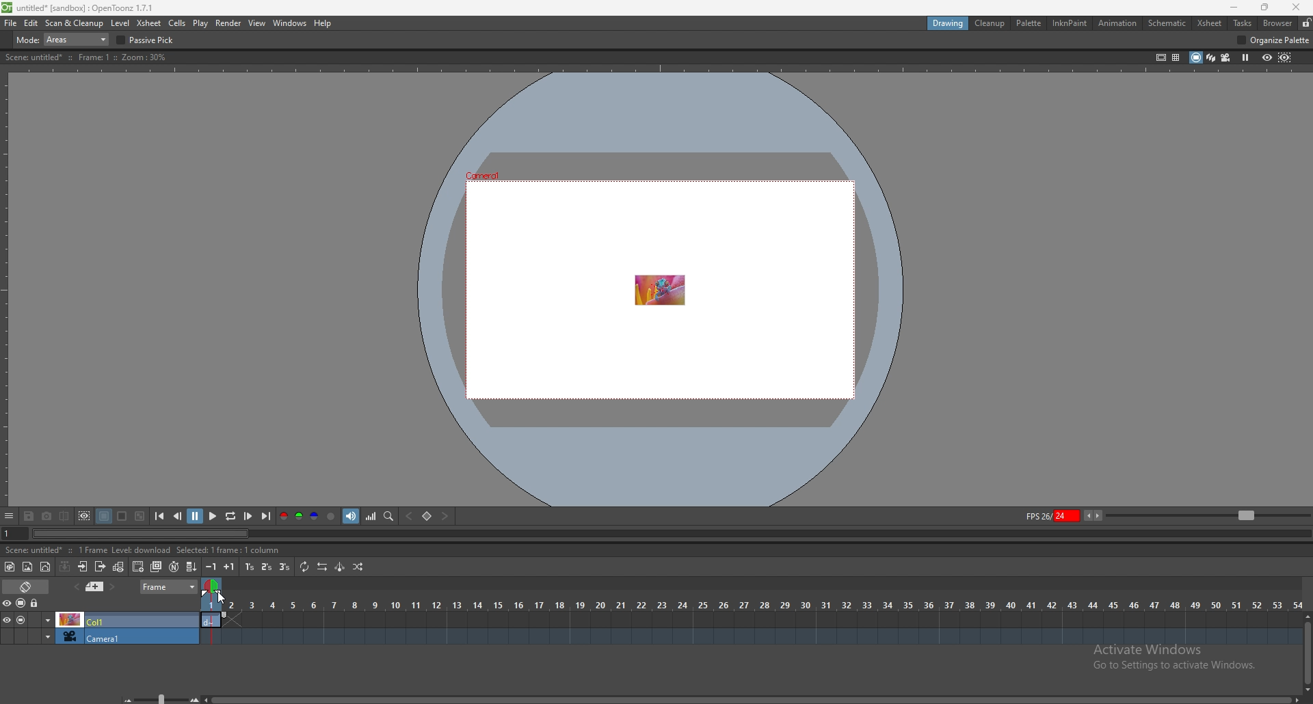  Describe the element at coordinates (94, 586) in the screenshot. I see `previous memo` at that location.